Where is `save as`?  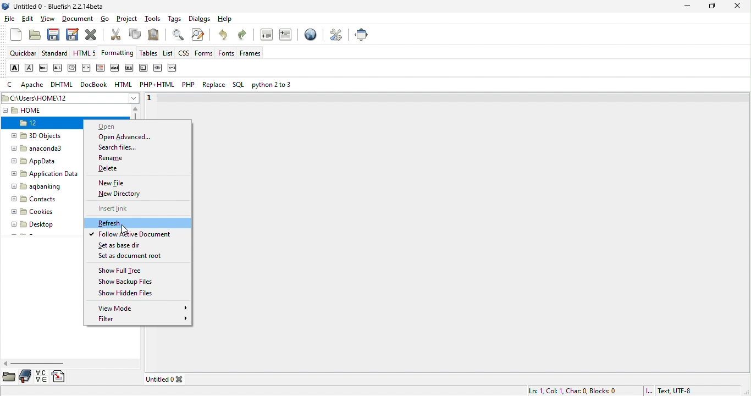 save as is located at coordinates (73, 36).